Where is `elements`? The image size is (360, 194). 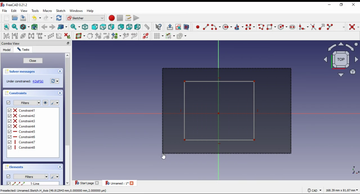 elements is located at coordinates (15, 167).